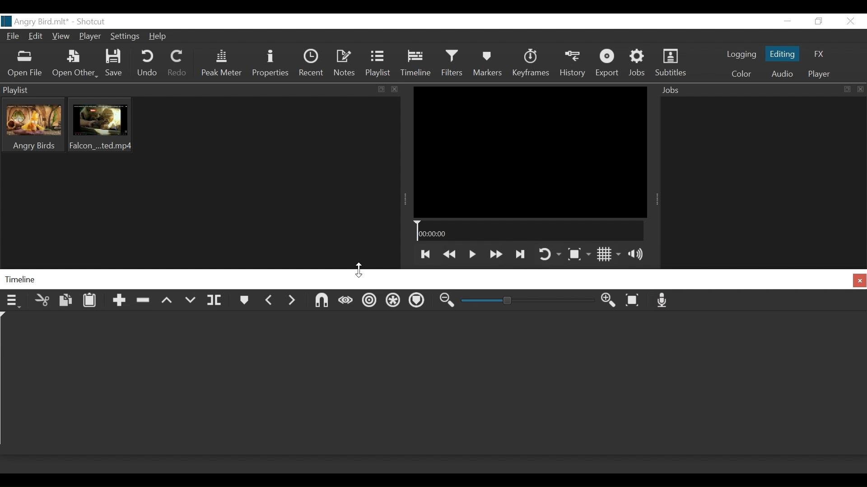  I want to click on Recent, so click(313, 64).